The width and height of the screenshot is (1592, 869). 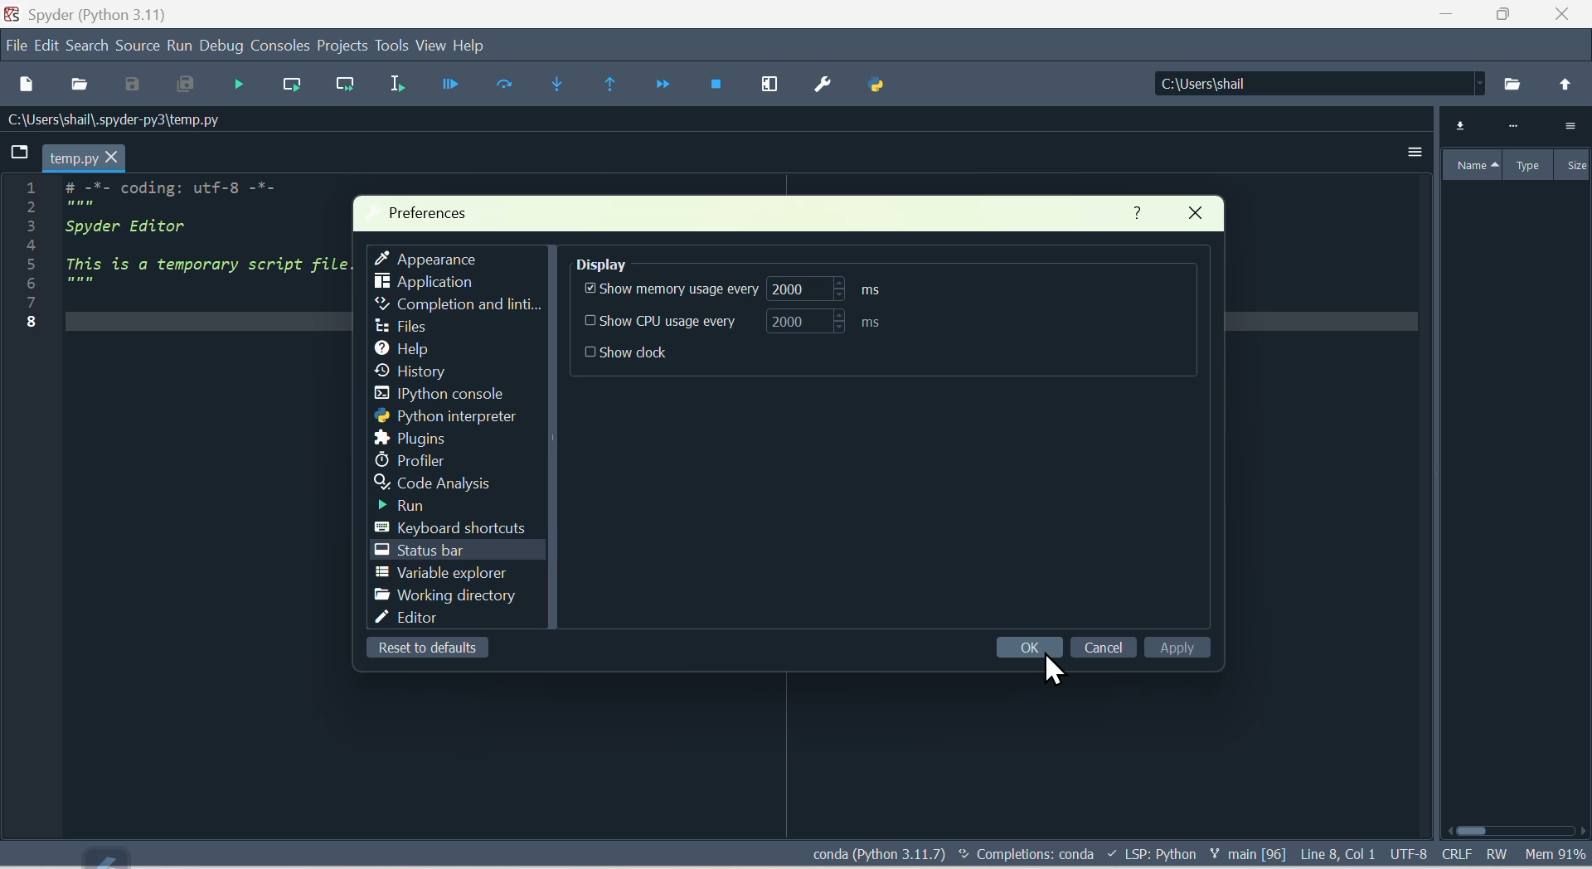 I want to click on Run, so click(x=398, y=504).